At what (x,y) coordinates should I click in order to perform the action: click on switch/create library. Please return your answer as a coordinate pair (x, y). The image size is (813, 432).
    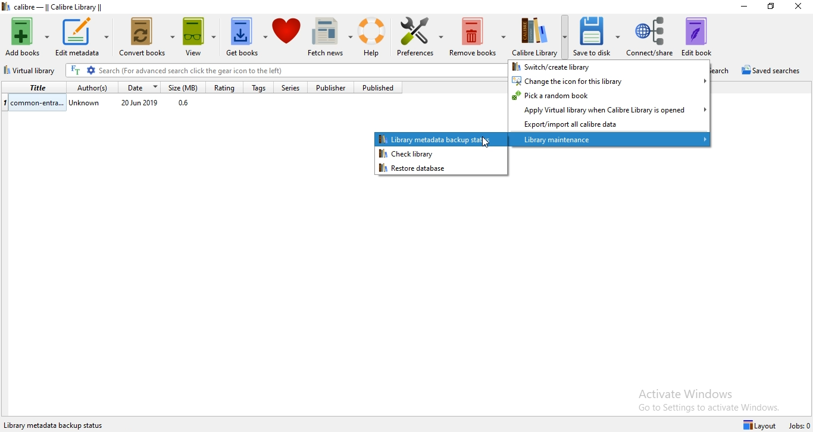
    Looking at the image, I should click on (608, 66).